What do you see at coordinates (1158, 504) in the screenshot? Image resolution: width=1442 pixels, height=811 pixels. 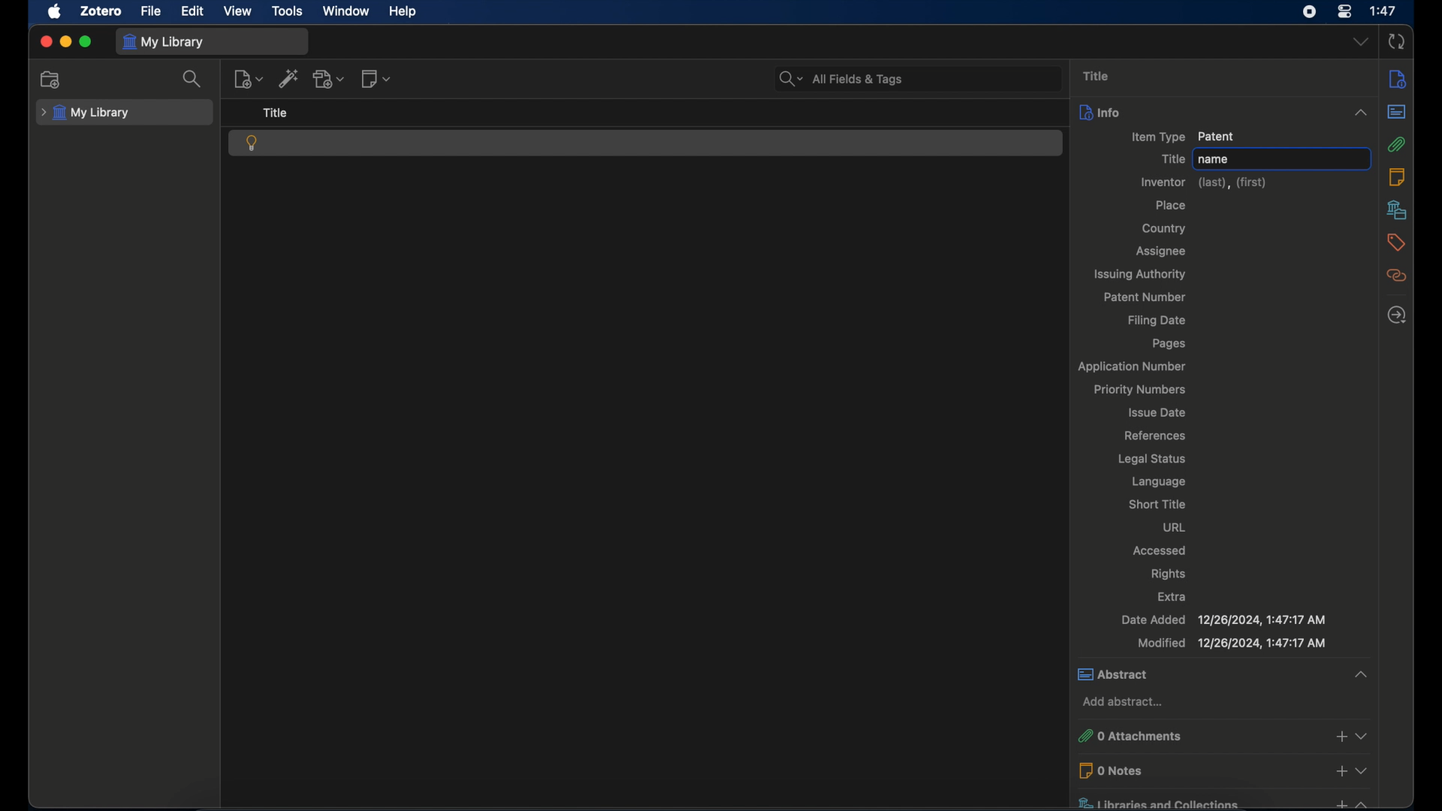 I see `short title` at bounding box center [1158, 504].